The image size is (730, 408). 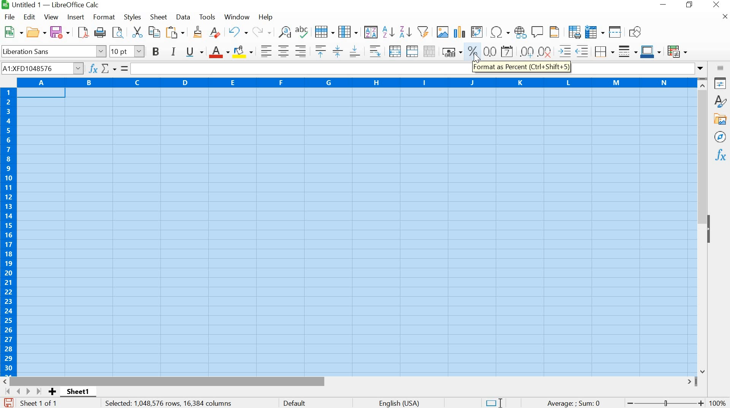 What do you see at coordinates (54, 391) in the screenshot?
I see `Add sheet` at bounding box center [54, 391].